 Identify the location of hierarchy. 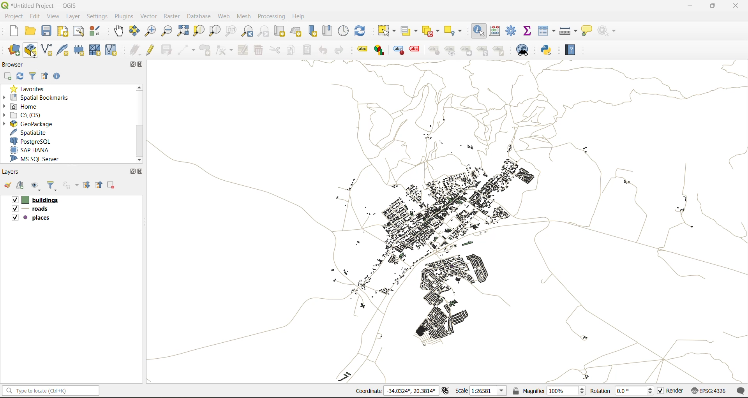
(485, 51).